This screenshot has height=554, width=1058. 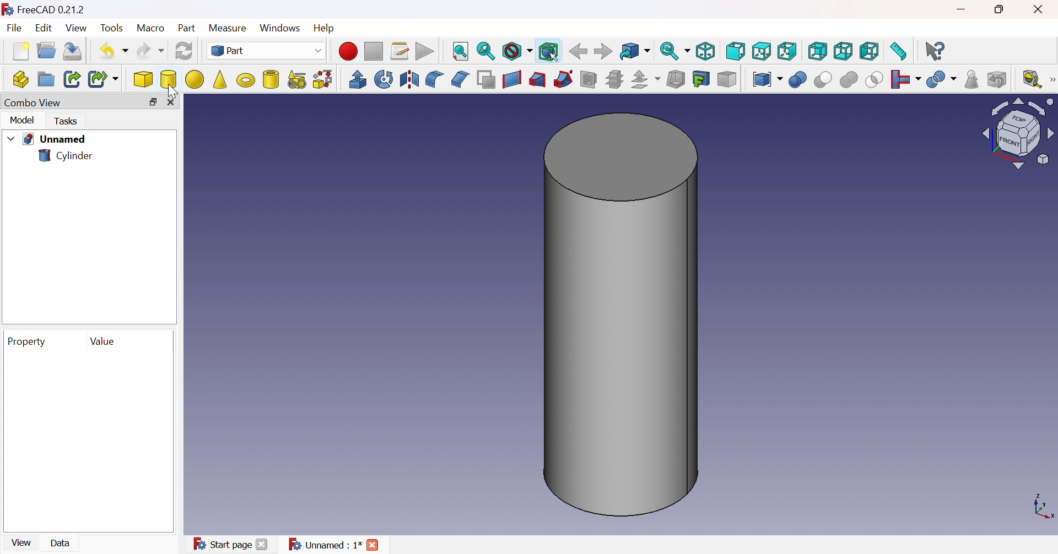 I want to click on [Measure], so click(x=1051, y=80).